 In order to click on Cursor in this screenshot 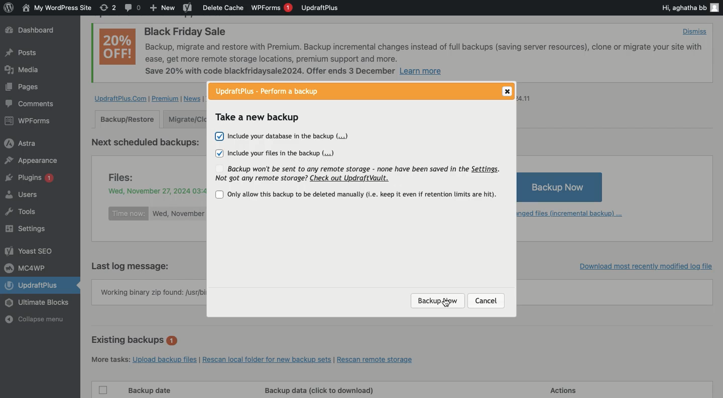, I will do `click(445, 303)`.